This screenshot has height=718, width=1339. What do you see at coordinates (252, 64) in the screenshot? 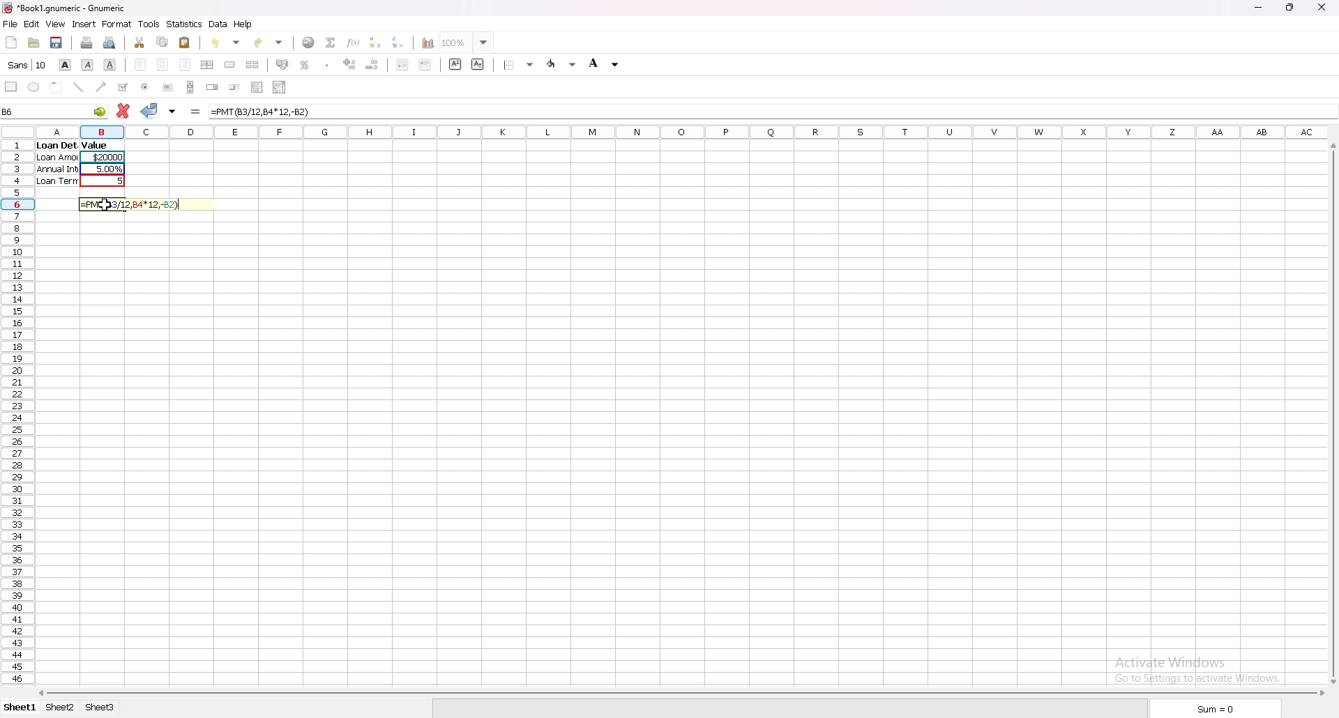
I see `split merged cells` at bounding box center [252, 64].